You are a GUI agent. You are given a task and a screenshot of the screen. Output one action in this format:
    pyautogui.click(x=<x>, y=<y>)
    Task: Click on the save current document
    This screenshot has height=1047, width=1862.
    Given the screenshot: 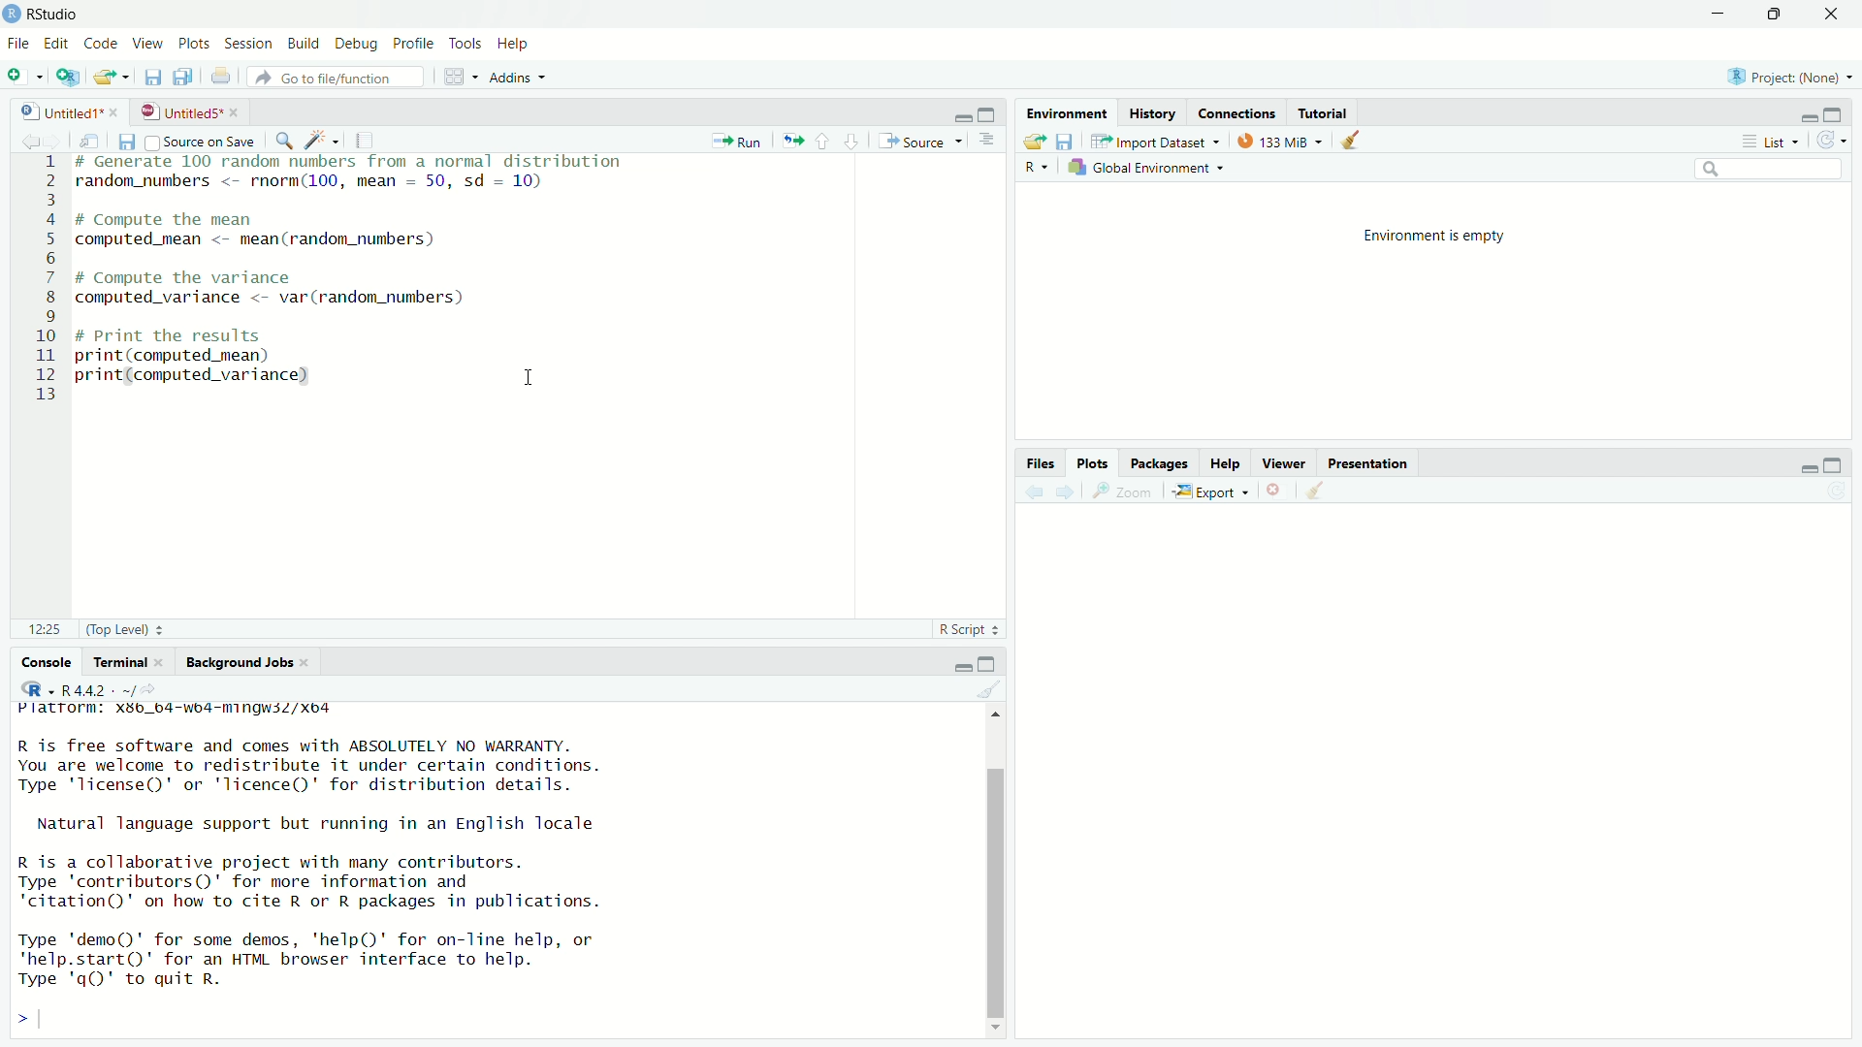 What is the action you would take?
    pyautogui.click(x=149, y=77)
    